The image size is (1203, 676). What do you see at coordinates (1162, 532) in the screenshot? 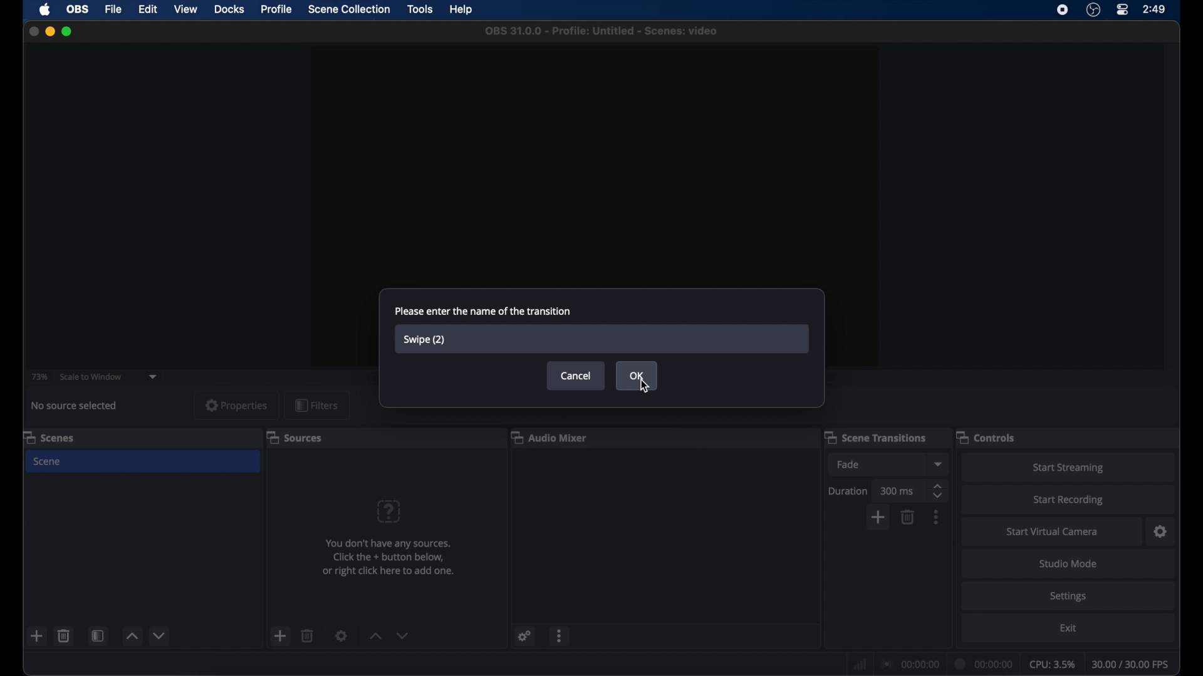
I see `settings` at bounding box center [1162, 532].